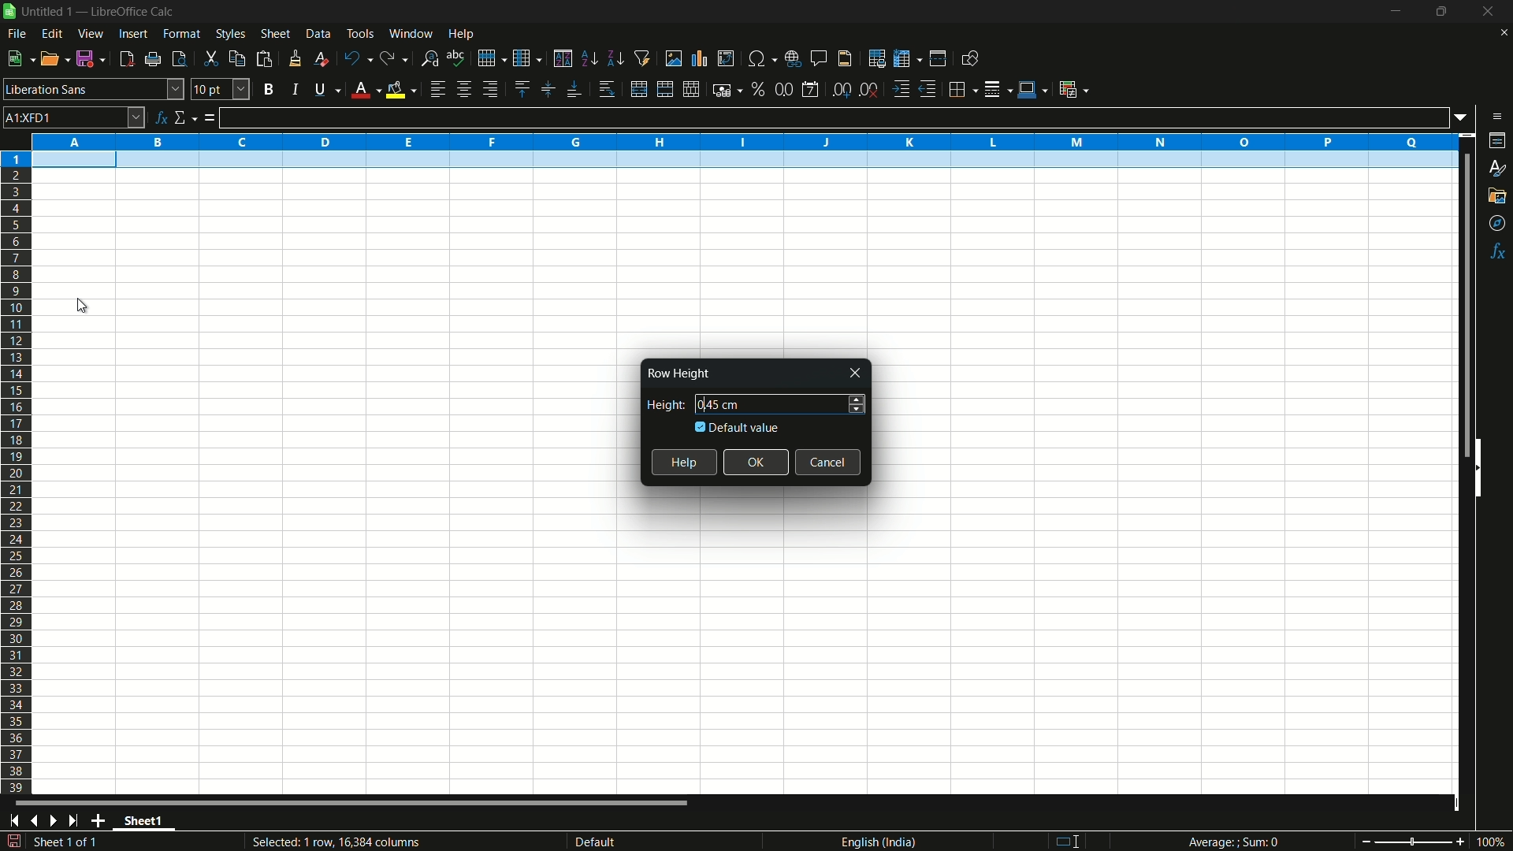 Image resolution: width=1513 pixels, height=851 pixels. Describe the element at coordinates (684, 463) in the screenshot. I see `help` at that location.